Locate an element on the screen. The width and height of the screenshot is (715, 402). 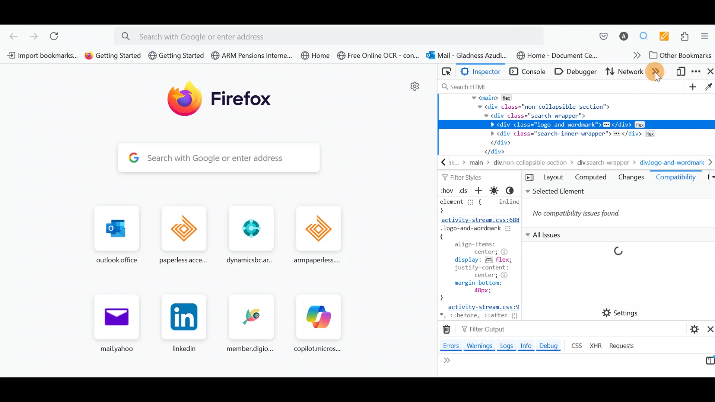
Layout is located at coordinates (553, 178).